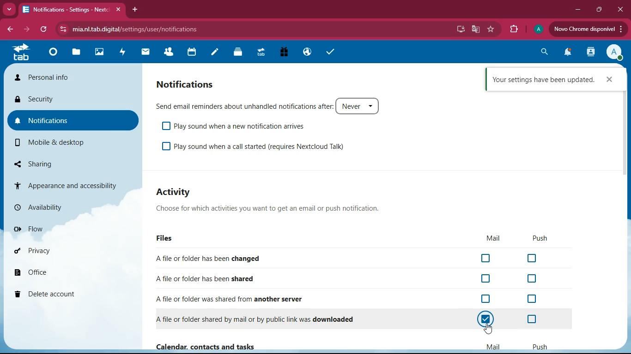  Describe the element at coordinates (511, 29) in the screenshot. I see `extension` at that location.